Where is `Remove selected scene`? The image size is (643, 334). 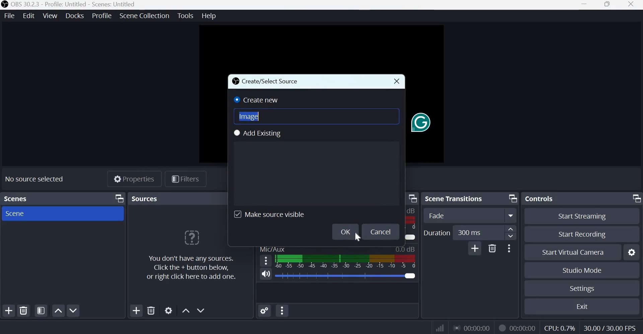
Remove selected scene is located at coordinates (25, 311).